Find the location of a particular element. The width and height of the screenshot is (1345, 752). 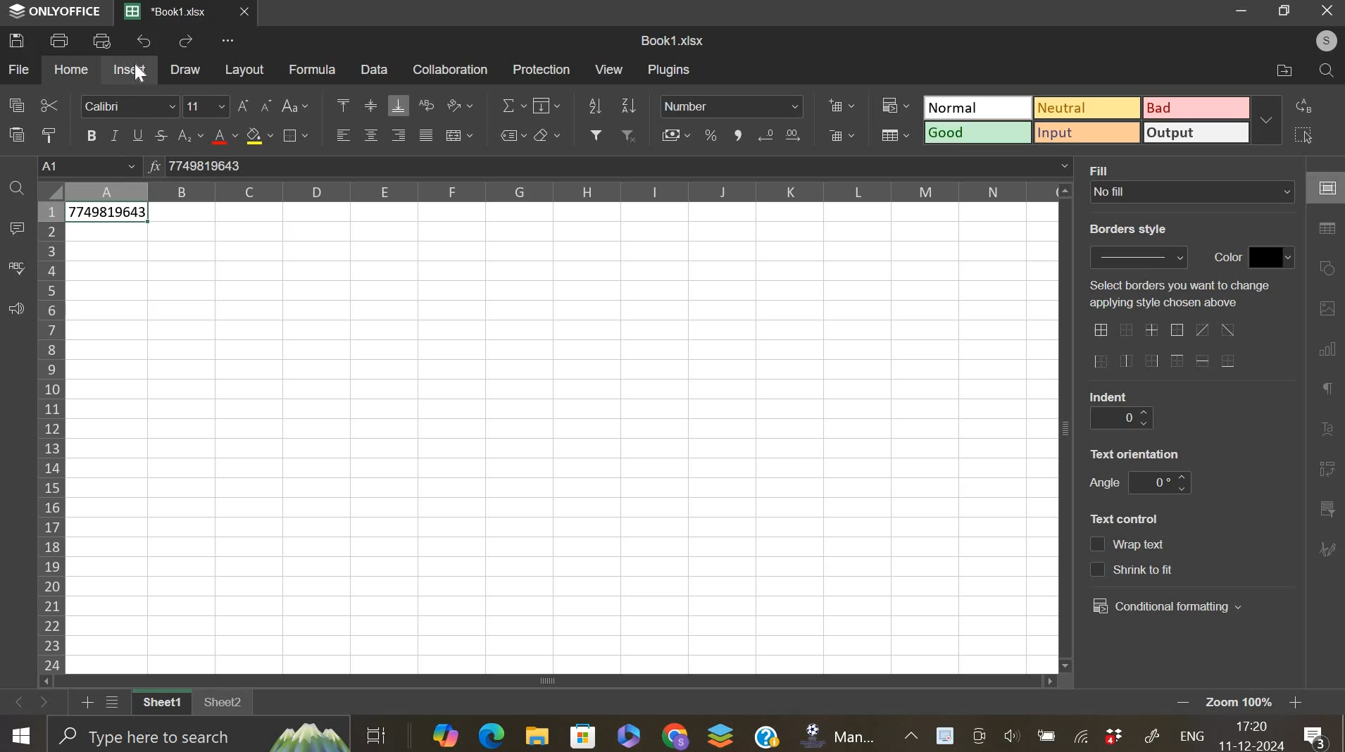

named ranges is located at coordinates (511, 136).